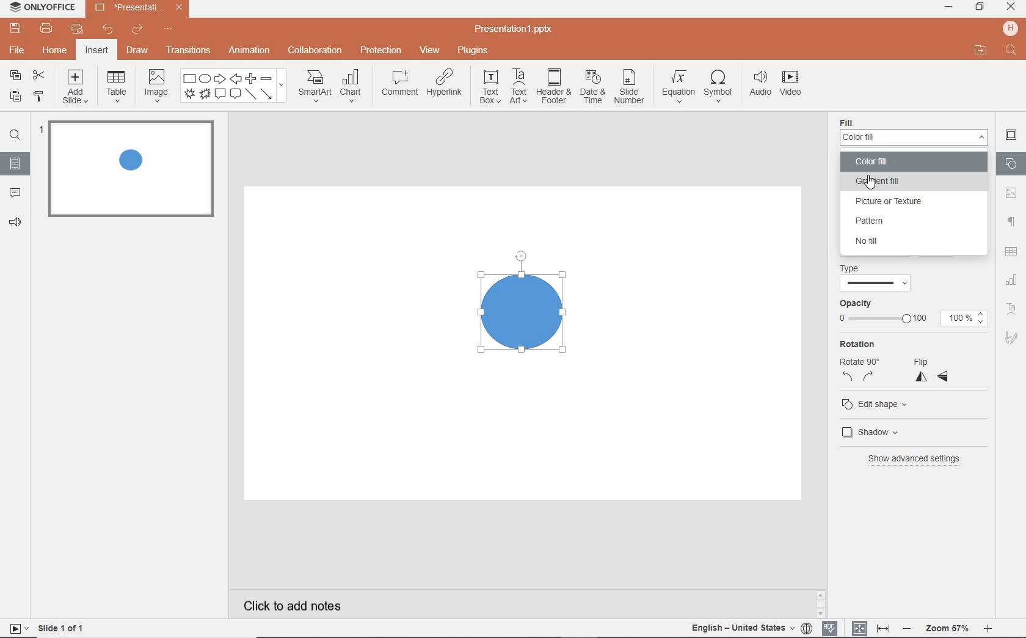 The width and height of the screenshot is (1026, 638). What do you see at coordinates (38, 75) in the screenshot?
I see `cut` at bounding box center [38, 75].